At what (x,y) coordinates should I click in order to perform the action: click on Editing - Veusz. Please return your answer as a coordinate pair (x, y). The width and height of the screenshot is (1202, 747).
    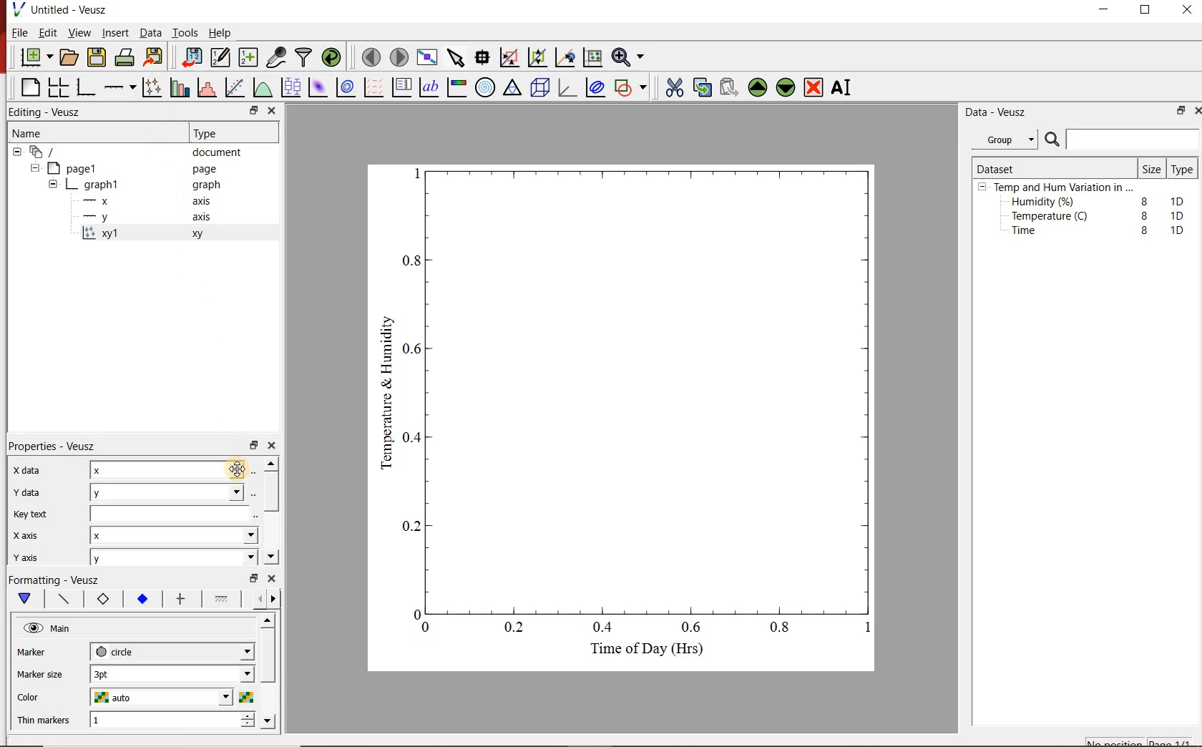
    Looking at the image, I should click on (49, 112).